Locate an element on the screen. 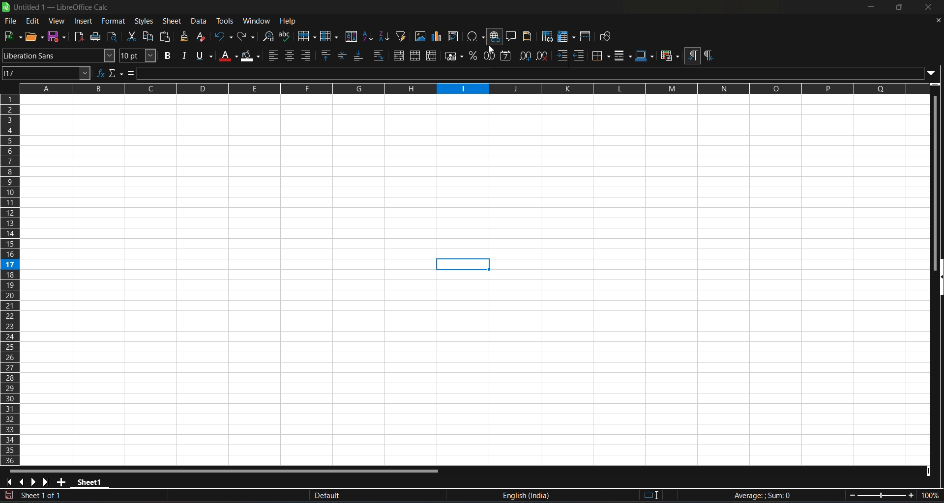 The image size is (944, 503). horizontal scroll bar is located at coordinates (231, 470).